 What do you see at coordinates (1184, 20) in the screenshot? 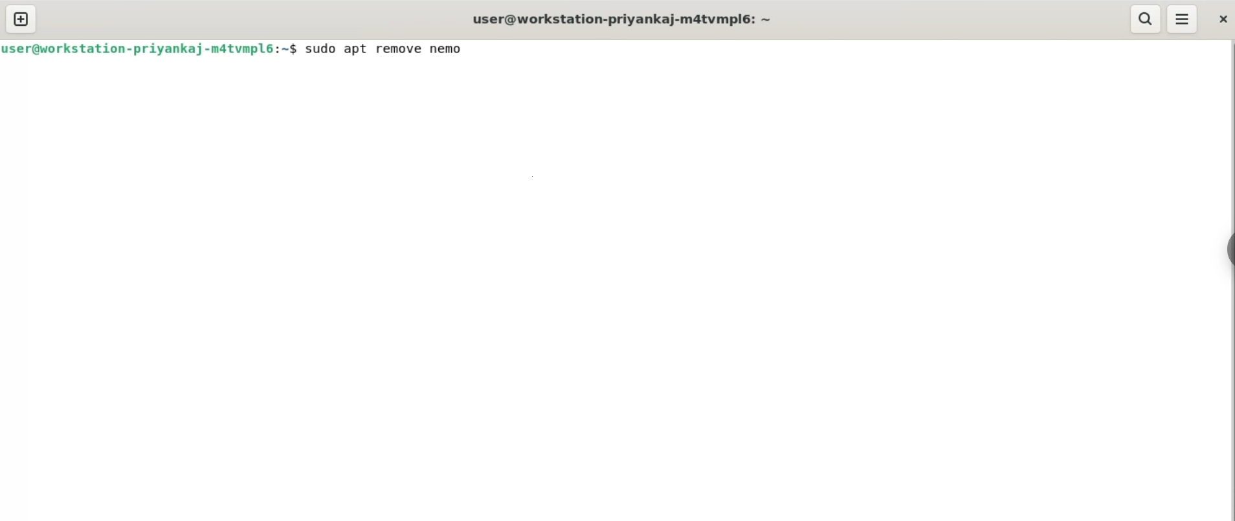
I see `menu` at bounding box center [1184, 20].